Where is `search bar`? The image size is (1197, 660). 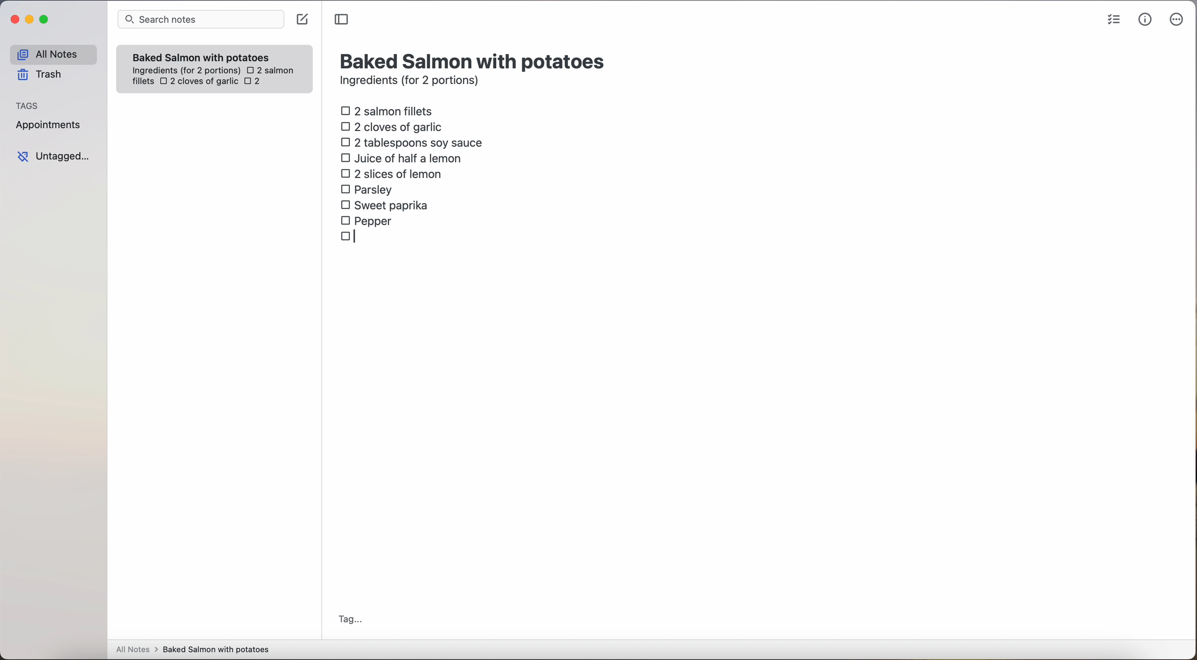 search bar is located at coordinates (200, 20).